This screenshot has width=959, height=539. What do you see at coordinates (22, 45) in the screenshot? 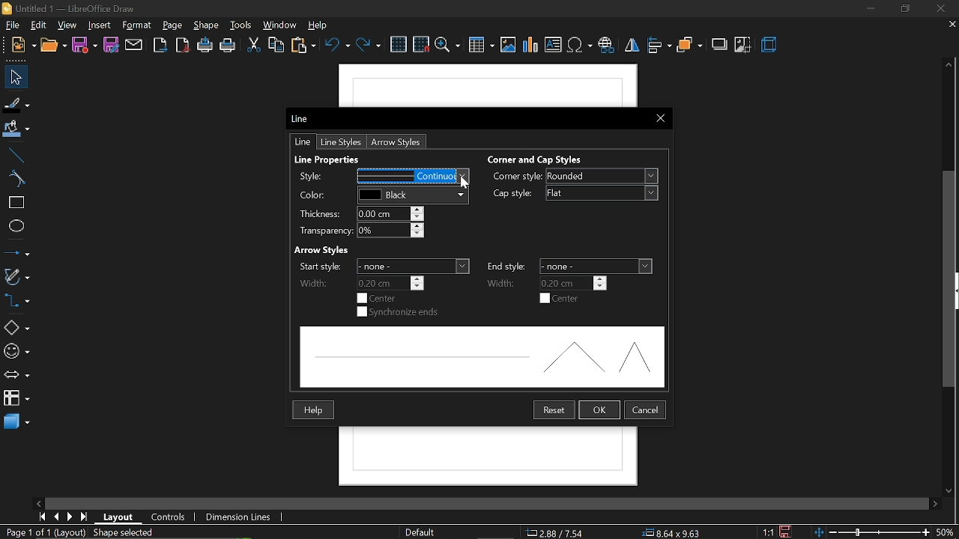
I see `open` at bounding box center [22, 45].